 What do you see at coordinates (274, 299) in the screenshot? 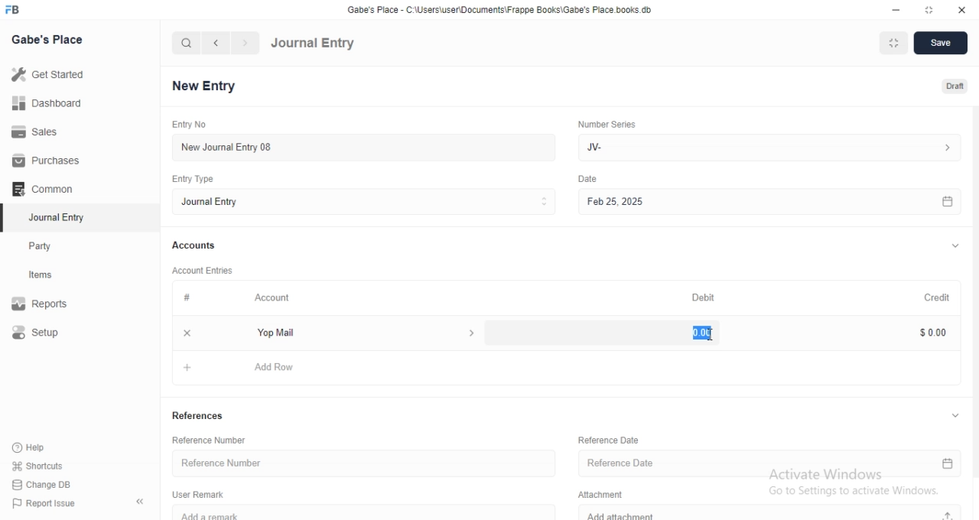
I see `Account` at bounding box center [274, 299].